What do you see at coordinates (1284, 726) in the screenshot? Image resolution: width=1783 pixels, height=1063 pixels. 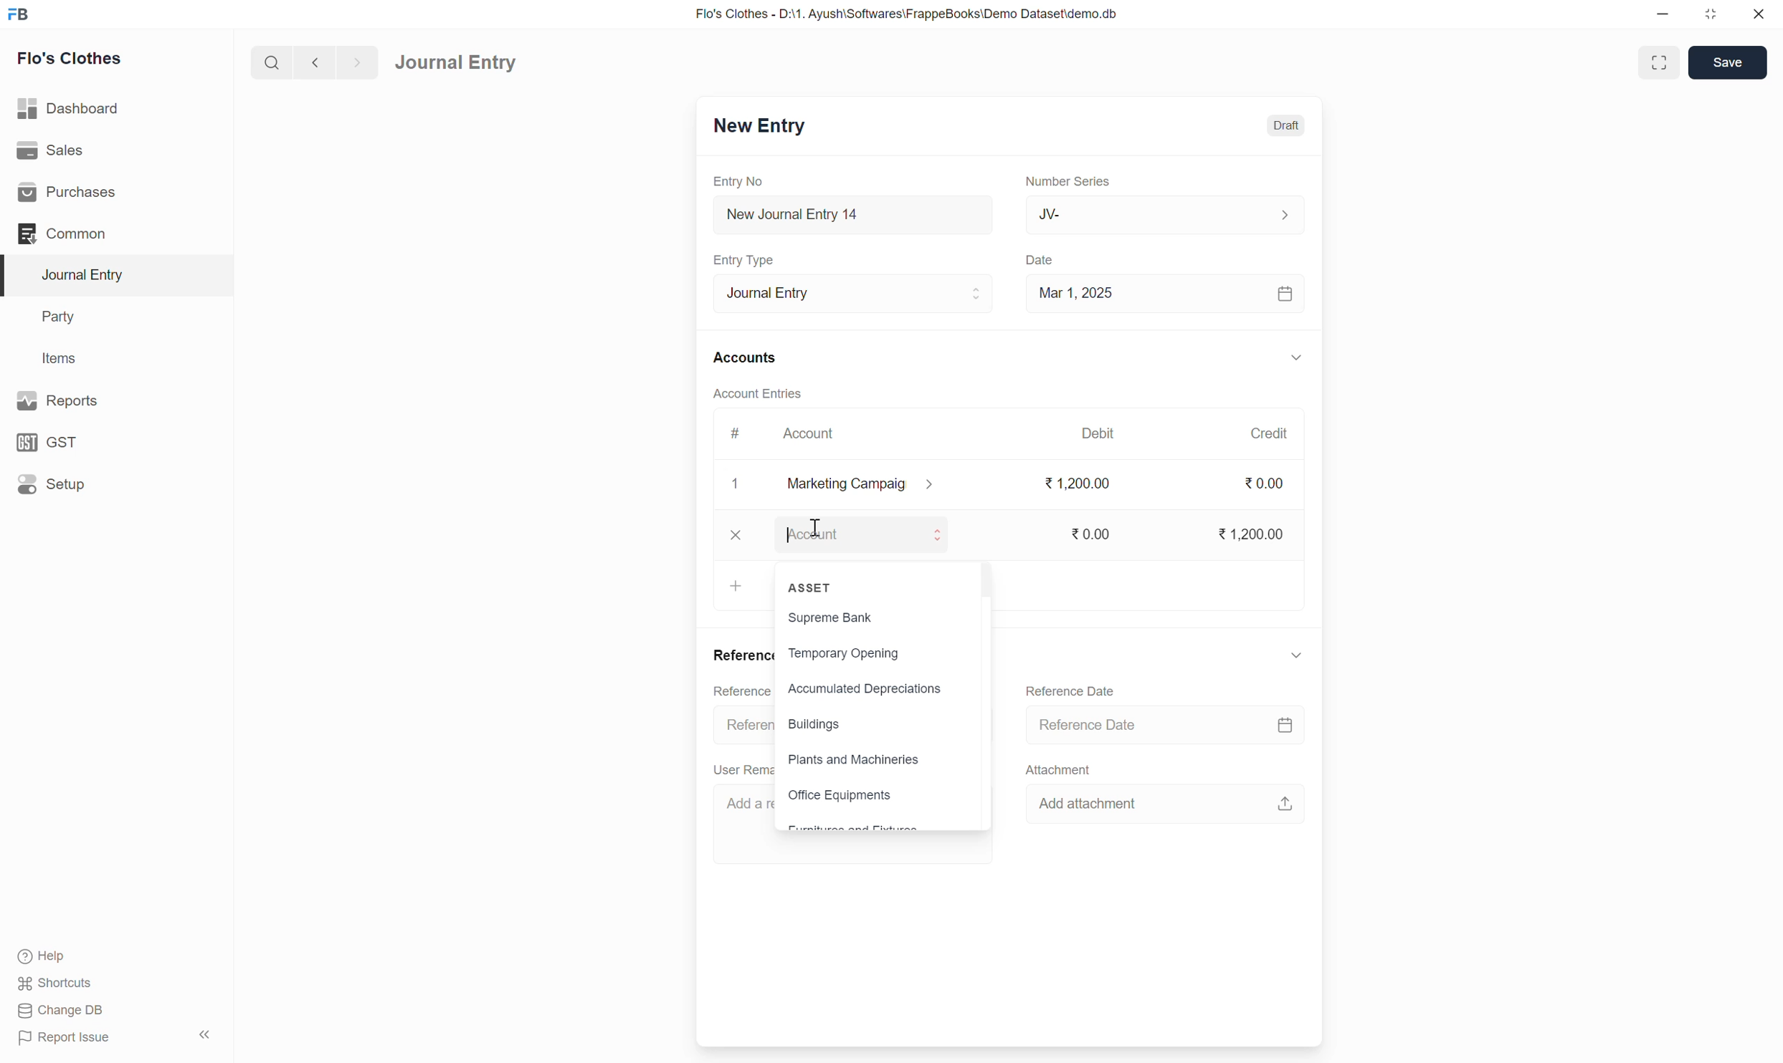 I see `calendar` at bounding box center [1284, 726].